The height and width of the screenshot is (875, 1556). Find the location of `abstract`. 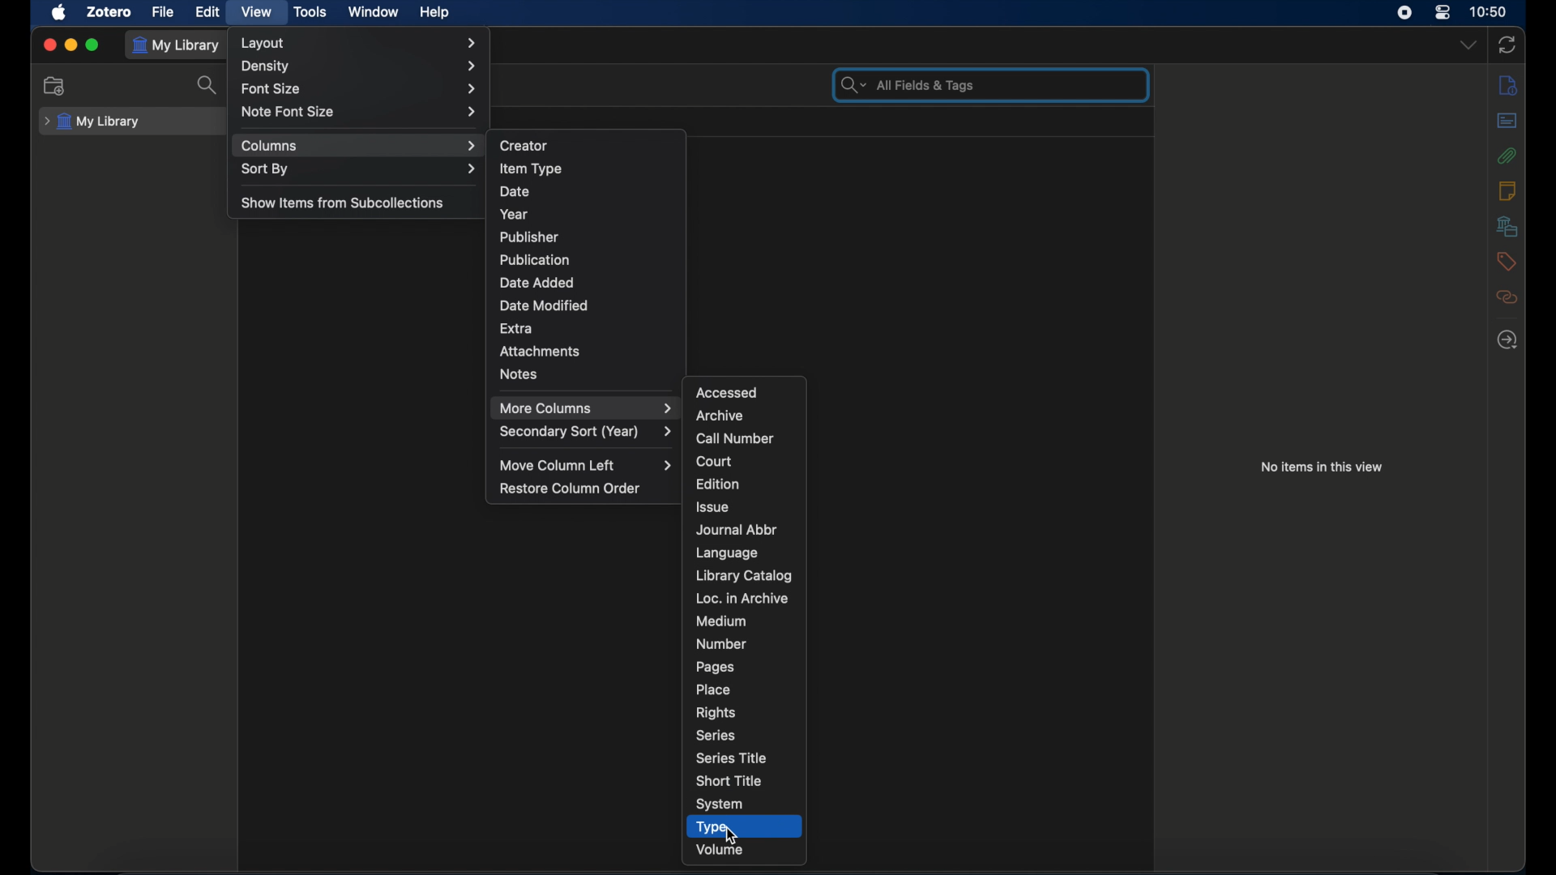

abstract is located at coordinates (1508, 120).